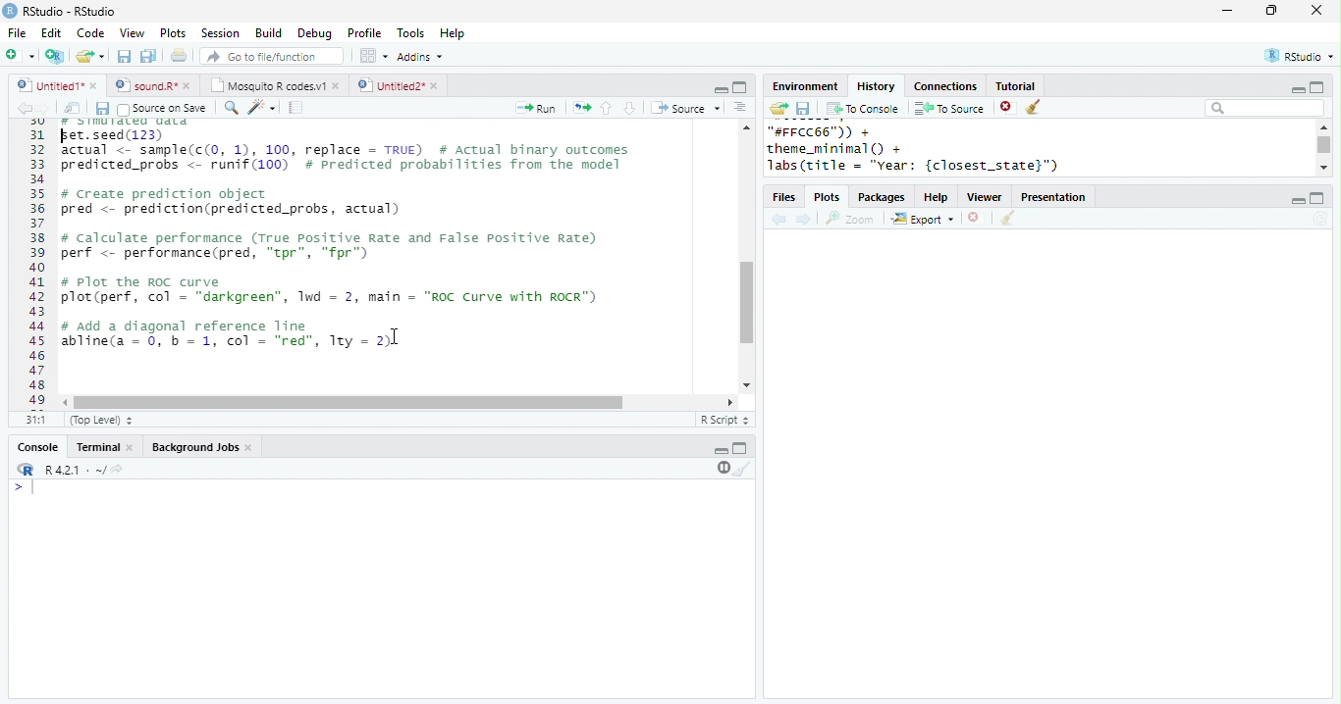 The width and height of the screenshot is (1341, 704). What do you see at coordinates (924, 220) in the screenshot?
I see `Export` at bounding box center [924, 220].